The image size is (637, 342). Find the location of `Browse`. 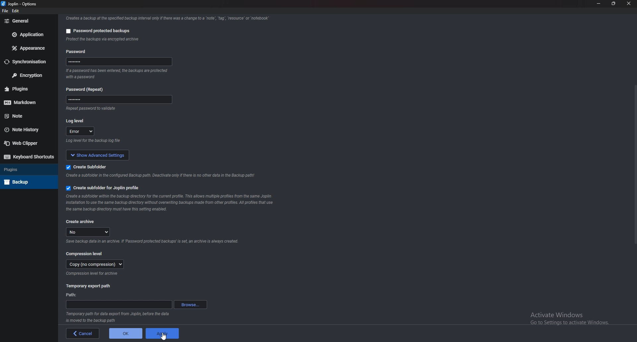

Browse is located at coordinates (190, 305).